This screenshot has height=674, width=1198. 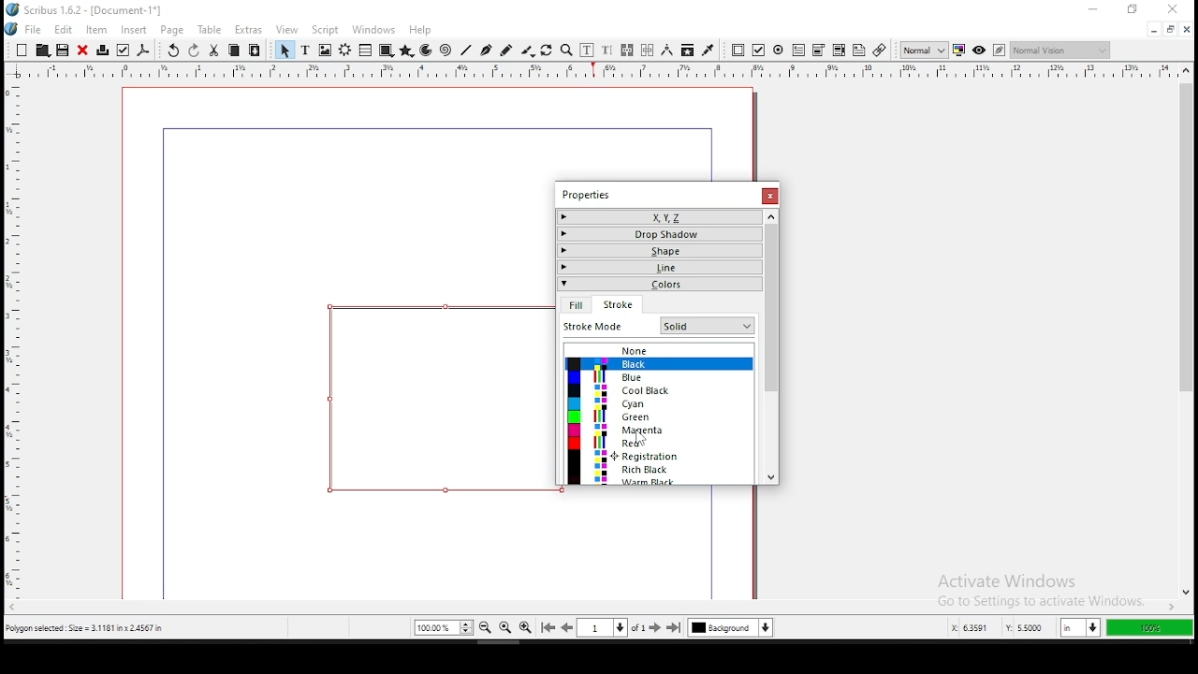 What do you see at coordinates (1170, 31) in the screenshot?
I see `restore` at bounding box center [1170, 31].